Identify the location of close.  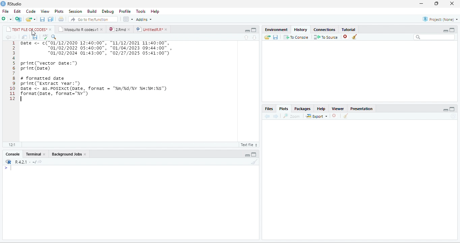
(102, 29).